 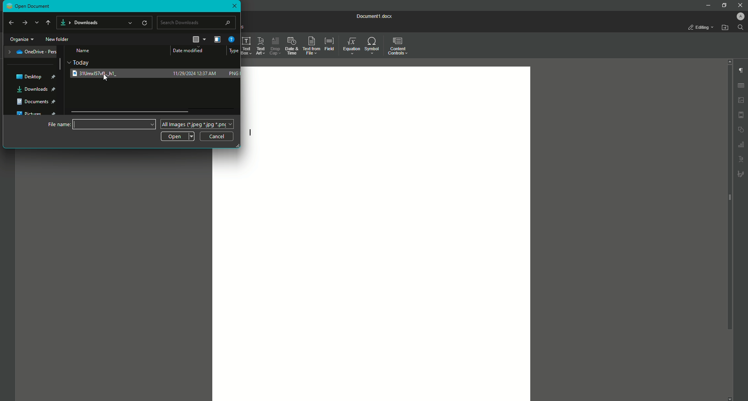 I want to click on Open From File, so click(x=724, y=28).